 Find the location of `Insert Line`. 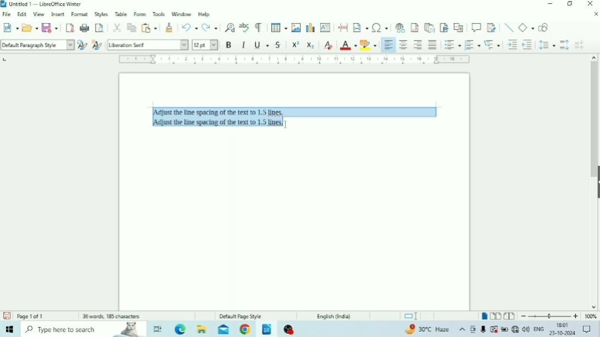

Insert Line is located at coordinates (508, 27).